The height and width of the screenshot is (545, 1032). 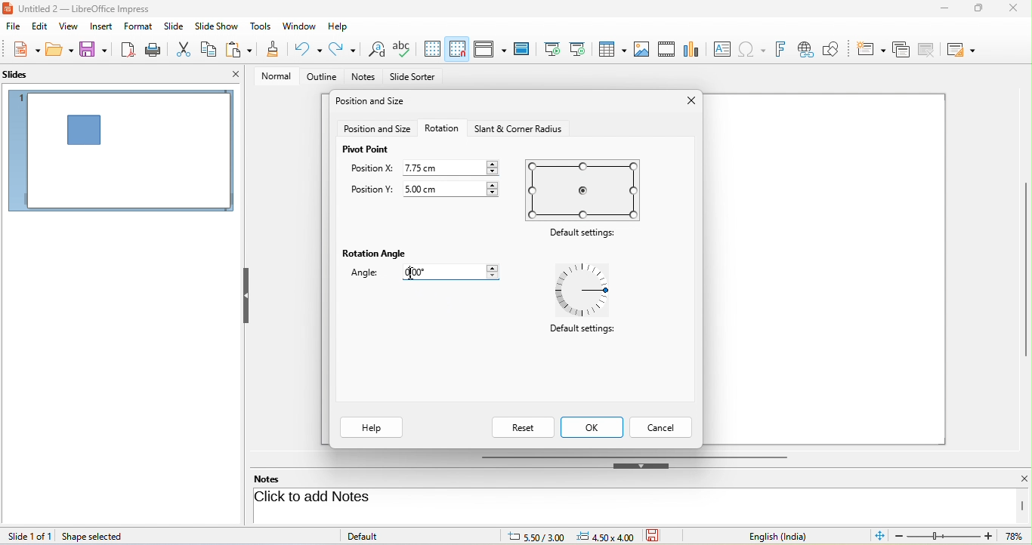 What do you see at coordinates (299, 27) in the screenshot?
I see `window` at bounding box center [299, 27].